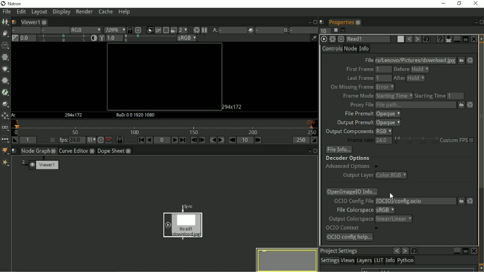 This screenshot has width=484, height=272. I want to click on restore, so click(465, 250).